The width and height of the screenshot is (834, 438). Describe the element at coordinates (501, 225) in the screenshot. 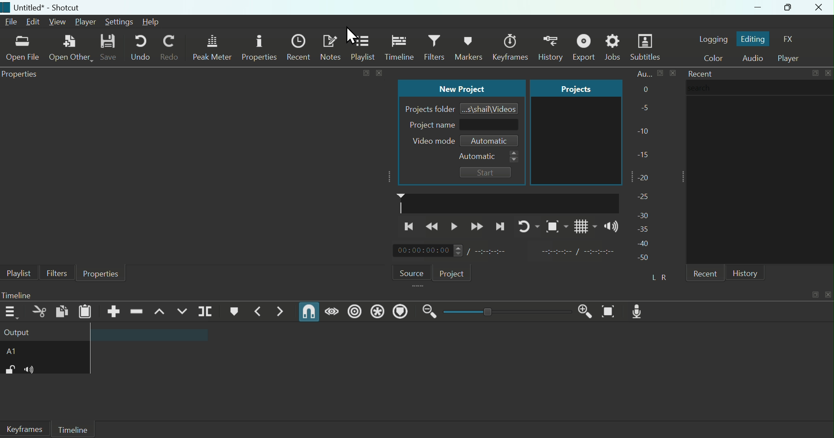

I see `Next` at that location.